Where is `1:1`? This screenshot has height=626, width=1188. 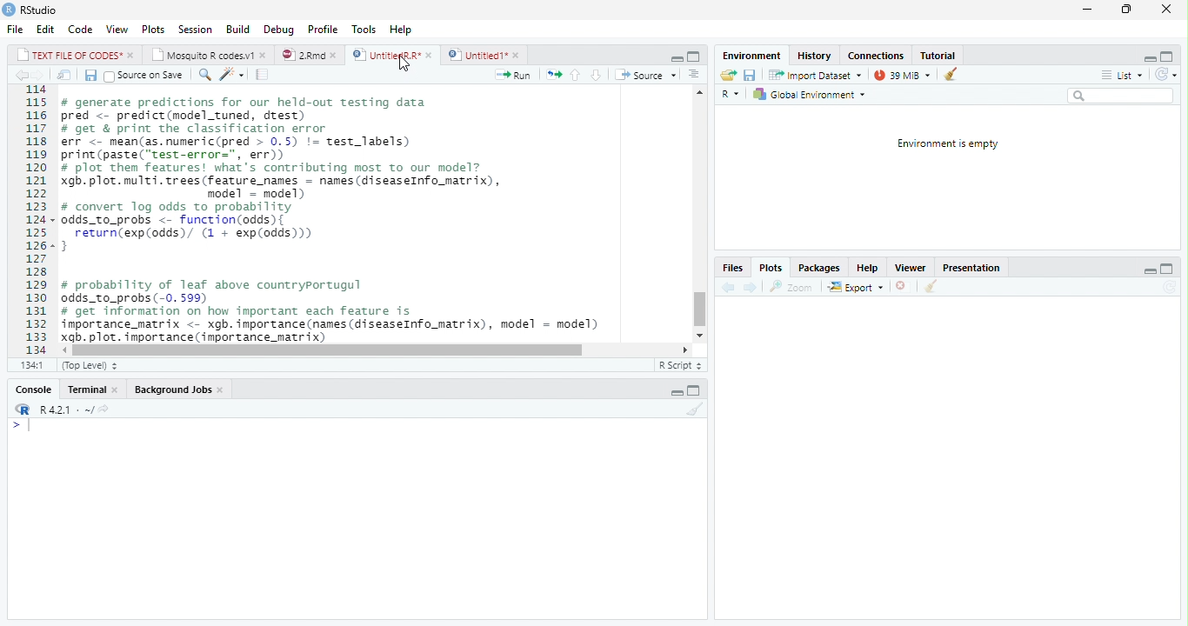 1:1 is located at coordinates (33, 364).